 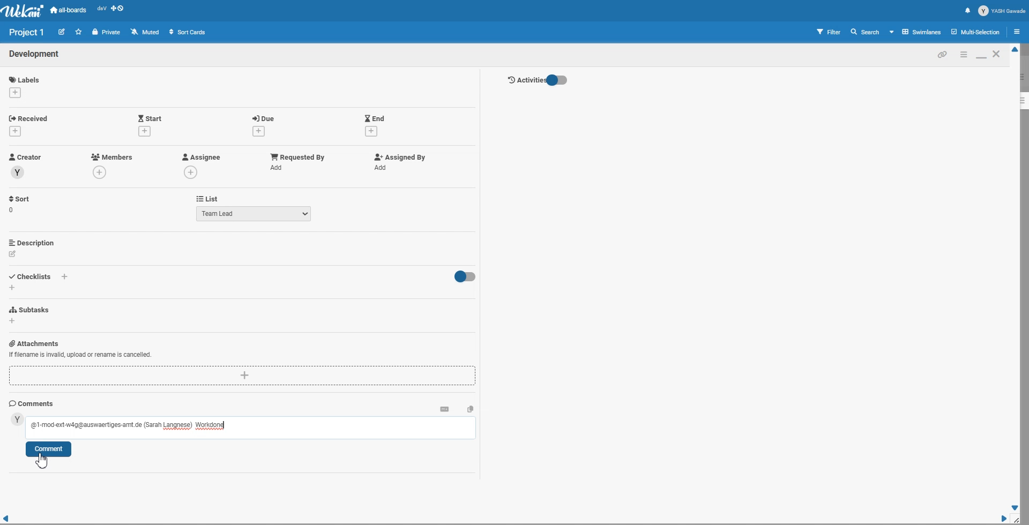 What do you see at coordinates (101, 173) in the screenshot?
I see `add` at bounding box center [101, 173].